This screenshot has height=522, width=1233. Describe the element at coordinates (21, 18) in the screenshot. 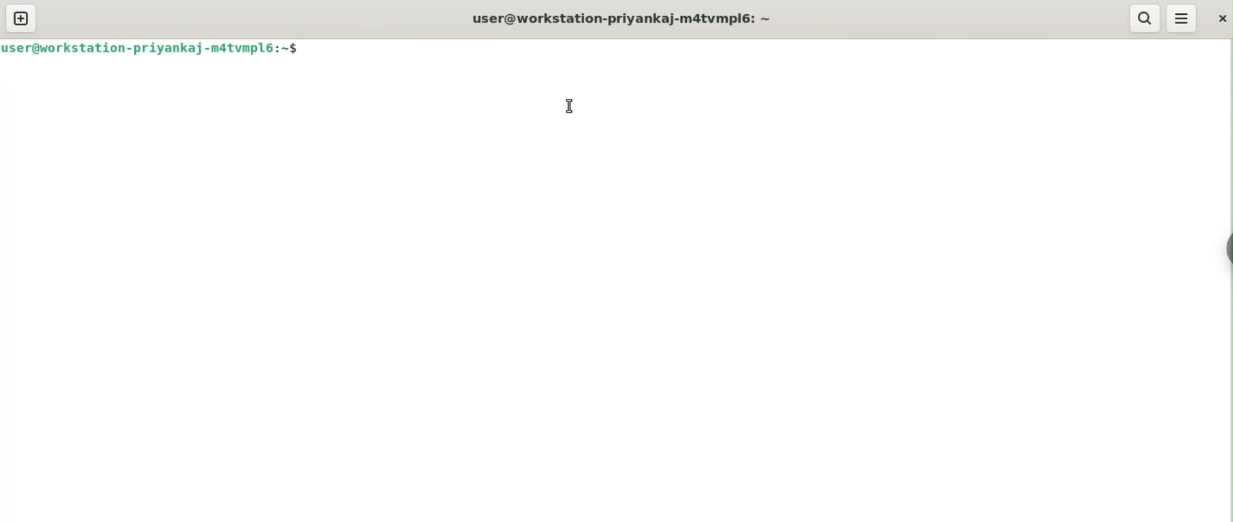

I see `new tab` at that location.